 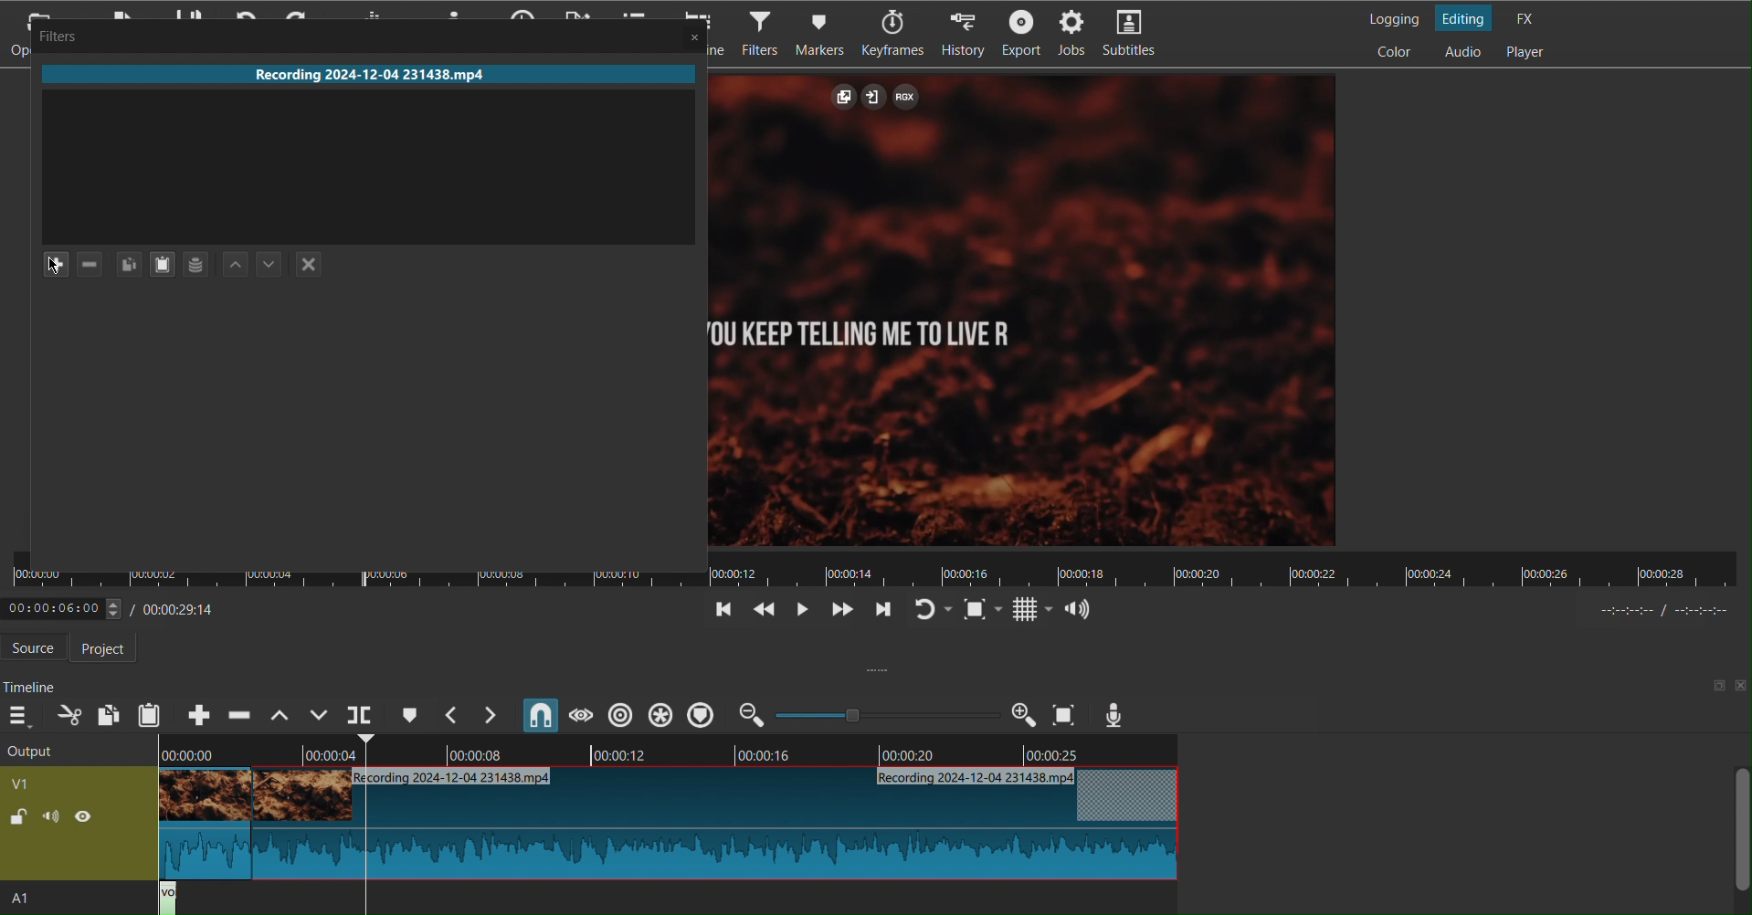 What do you see at coordinates (38, 647) in the screenshot?
I see `Source` at bounding box center [38, 647].